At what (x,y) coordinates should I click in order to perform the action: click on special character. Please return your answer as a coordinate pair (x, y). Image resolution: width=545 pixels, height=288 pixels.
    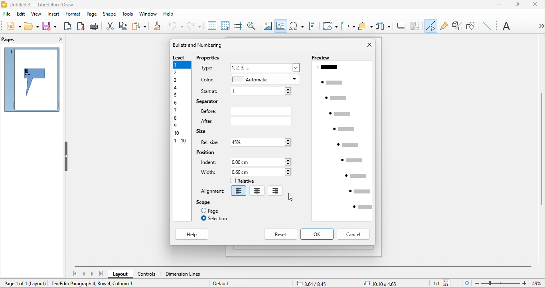
    Looking at the image, I should click on (296, 26).